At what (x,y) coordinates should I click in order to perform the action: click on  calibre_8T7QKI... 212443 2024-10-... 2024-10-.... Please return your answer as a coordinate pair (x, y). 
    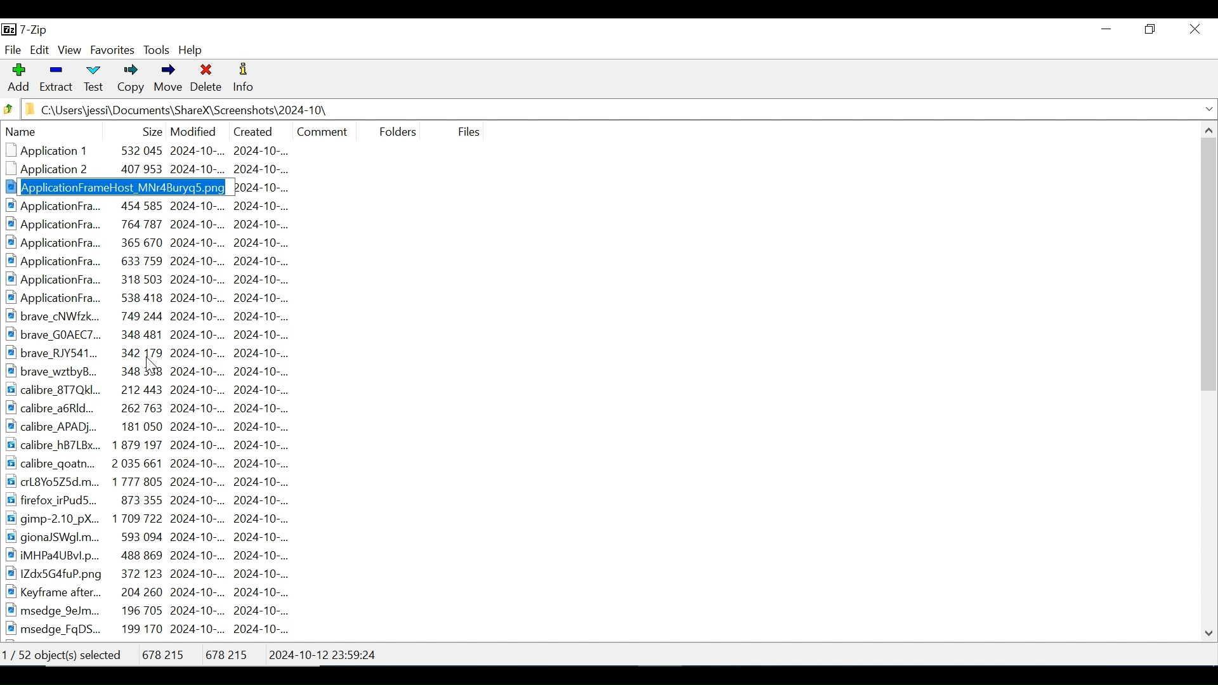
    Looking at the image, I should click on (159, 390).